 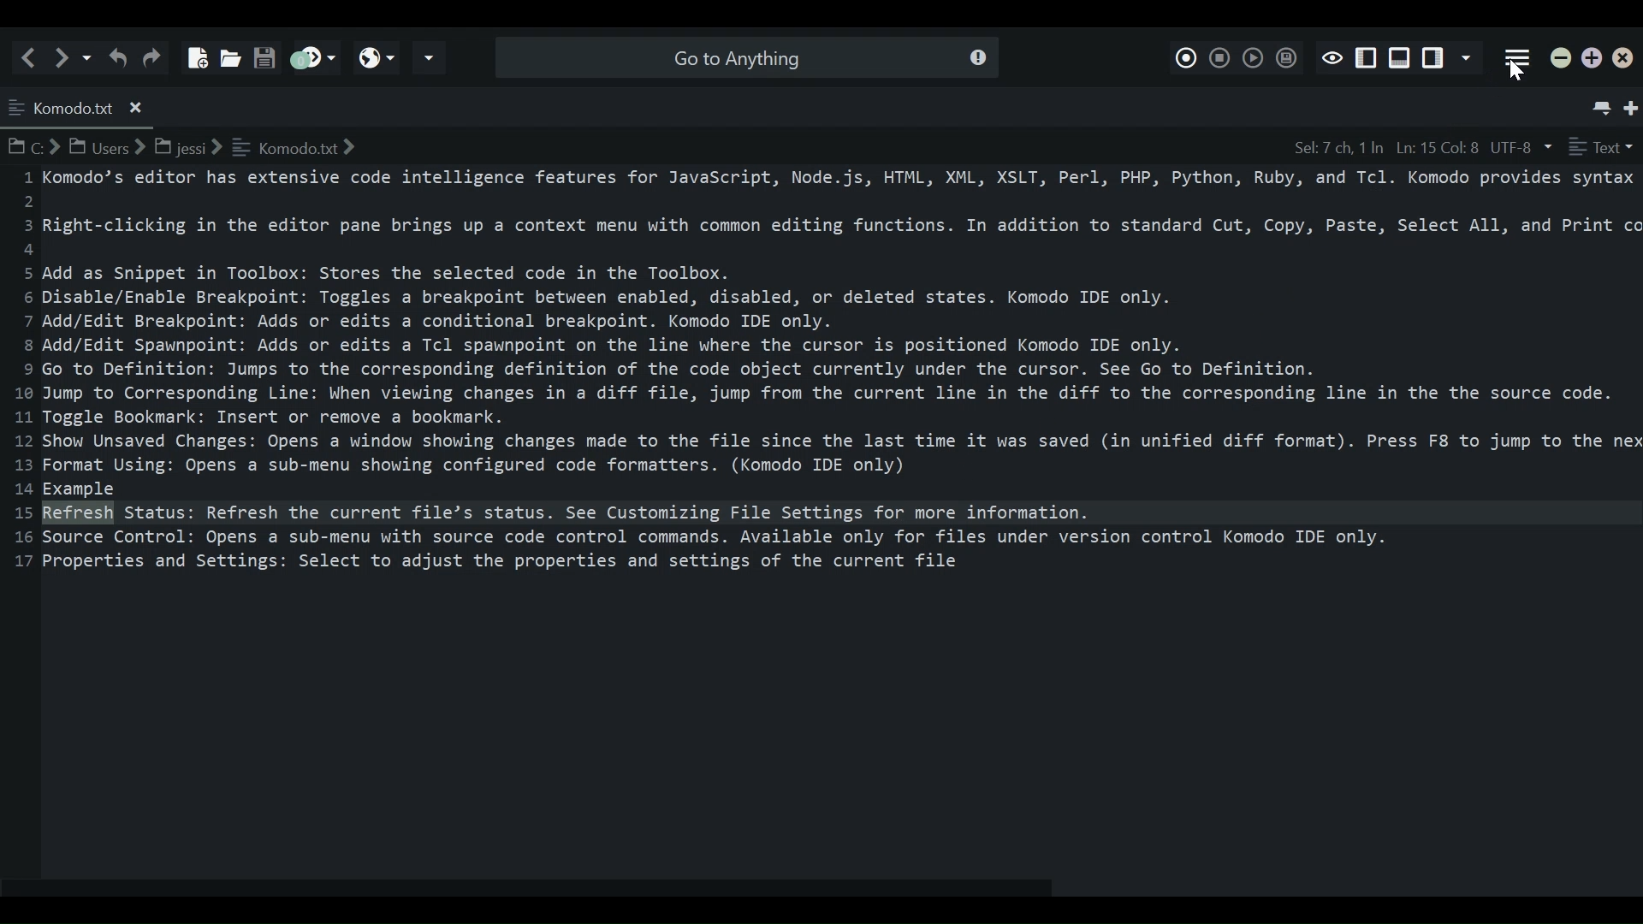 What do you see at coordinates (1599, 104) in the screenshot?
I see `List all tabs` at bounding box center [1599, 104].